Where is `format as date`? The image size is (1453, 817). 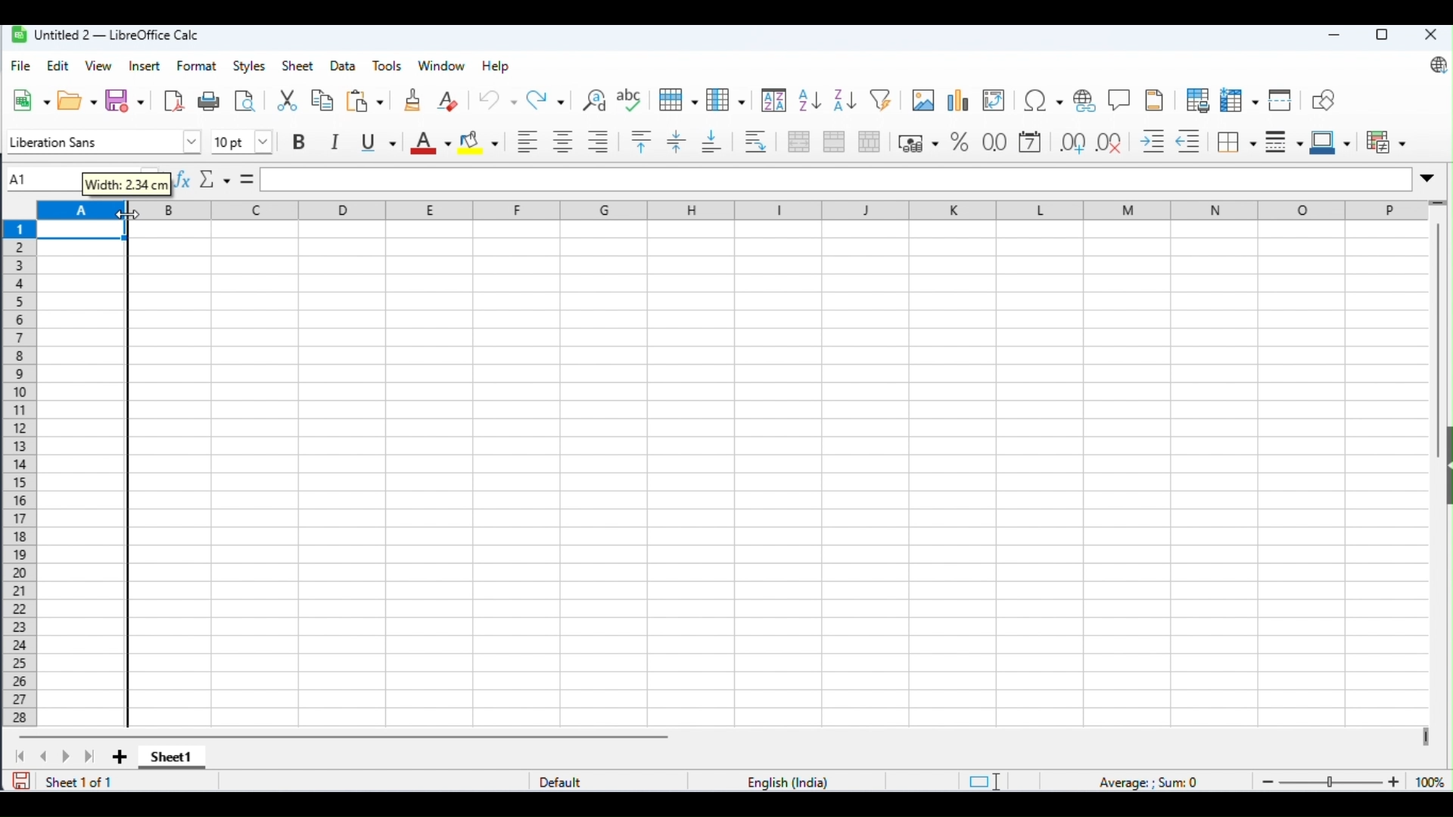
format as date is located at coordinates (1031, 143).